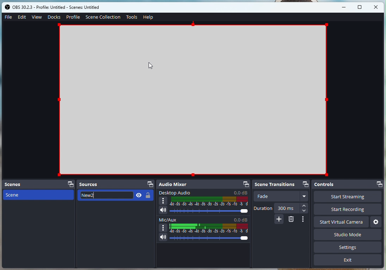 The image size is (386, 270). What do you see at coordinates (151, 67) in the screenshot?
I see `cursor` at bounding box center [151, 67].